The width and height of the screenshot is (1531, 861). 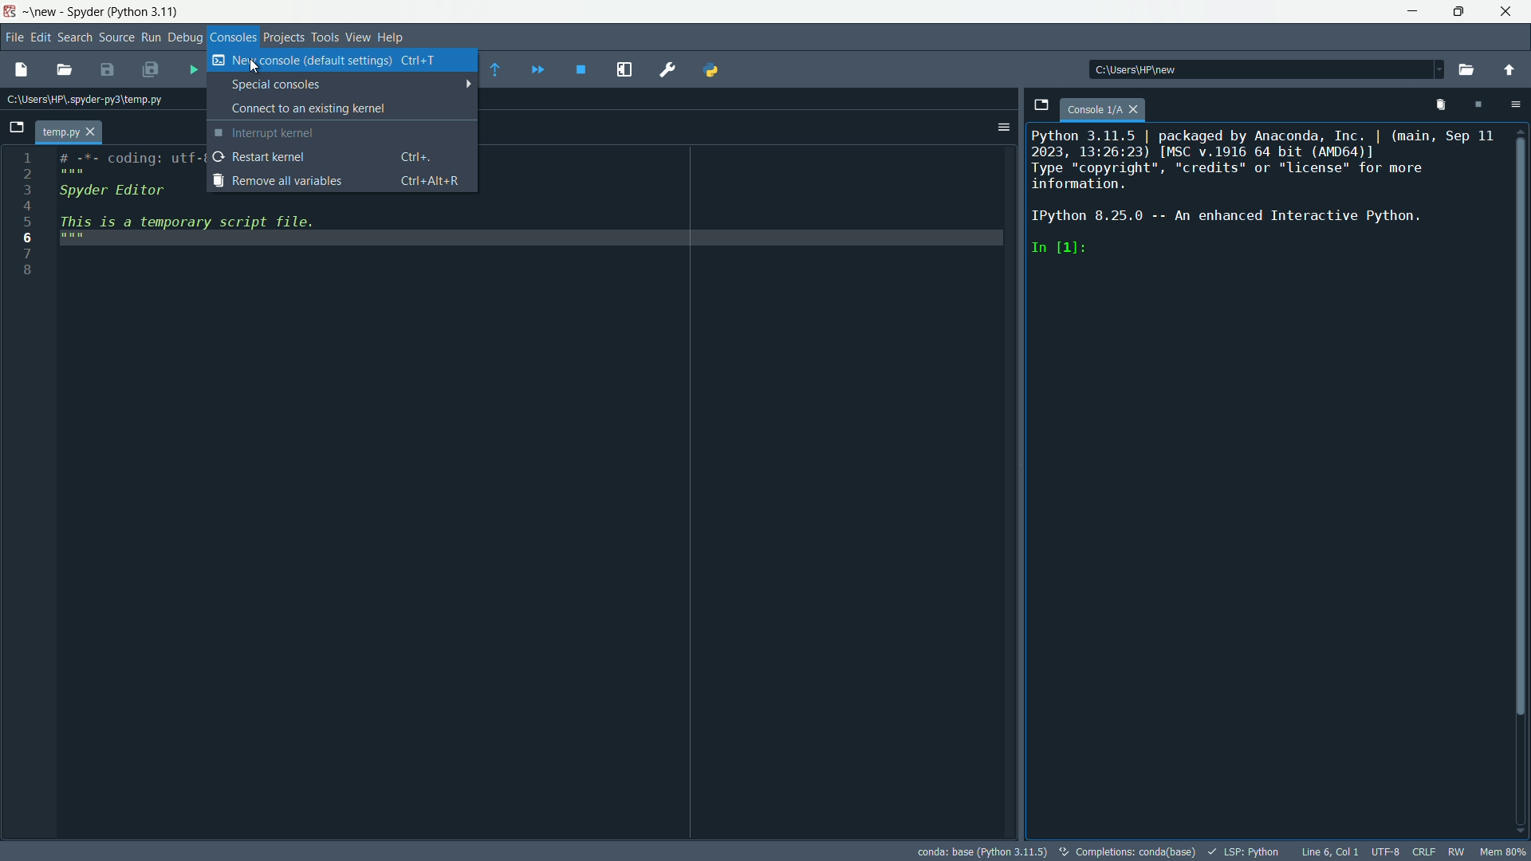 What do you see at coordinates (1504, 851) in the screenshot?
I see `mem 80%` at bounding box center [1504, 851].